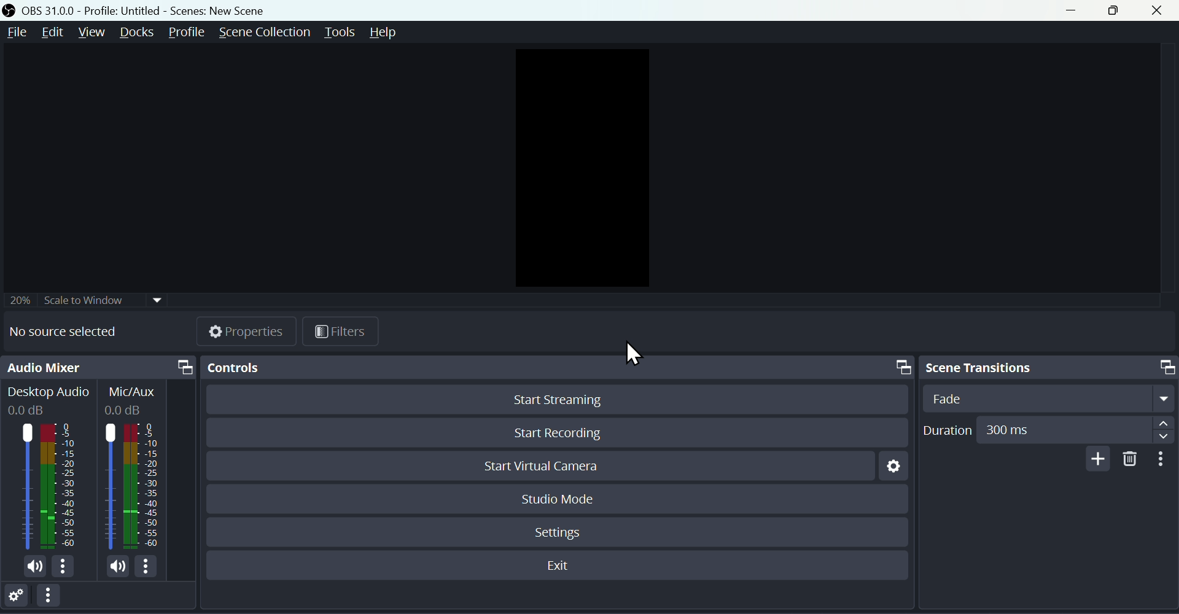  I want to click on Settings, so click(20, 597).